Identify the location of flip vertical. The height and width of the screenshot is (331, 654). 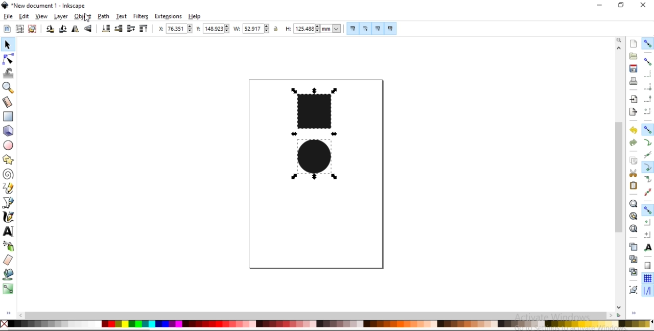
(88, 30).